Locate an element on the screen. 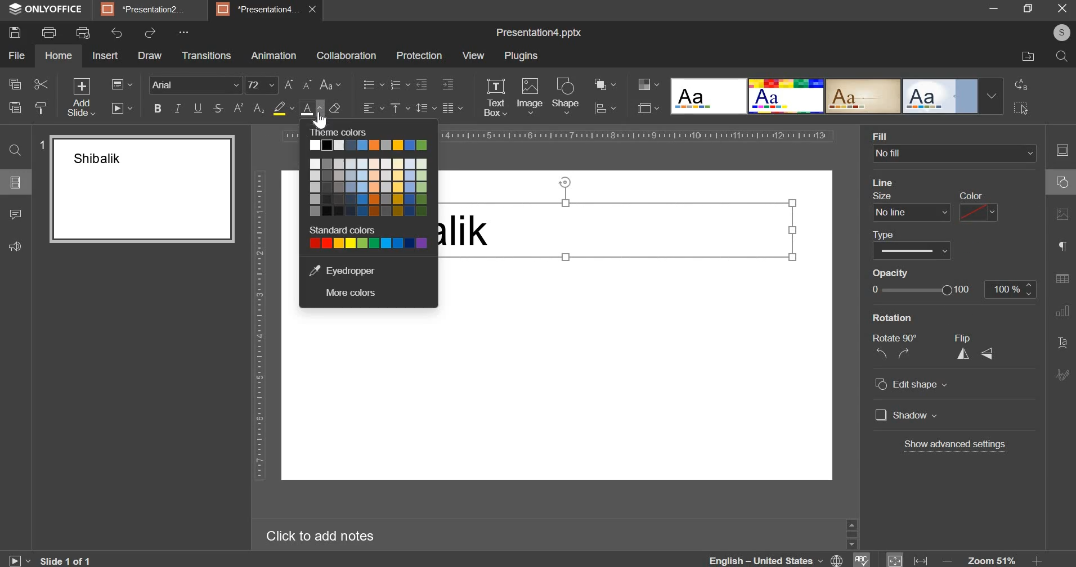 The image size is (1076, 567). line spacing is located at coordinates (426, 108).